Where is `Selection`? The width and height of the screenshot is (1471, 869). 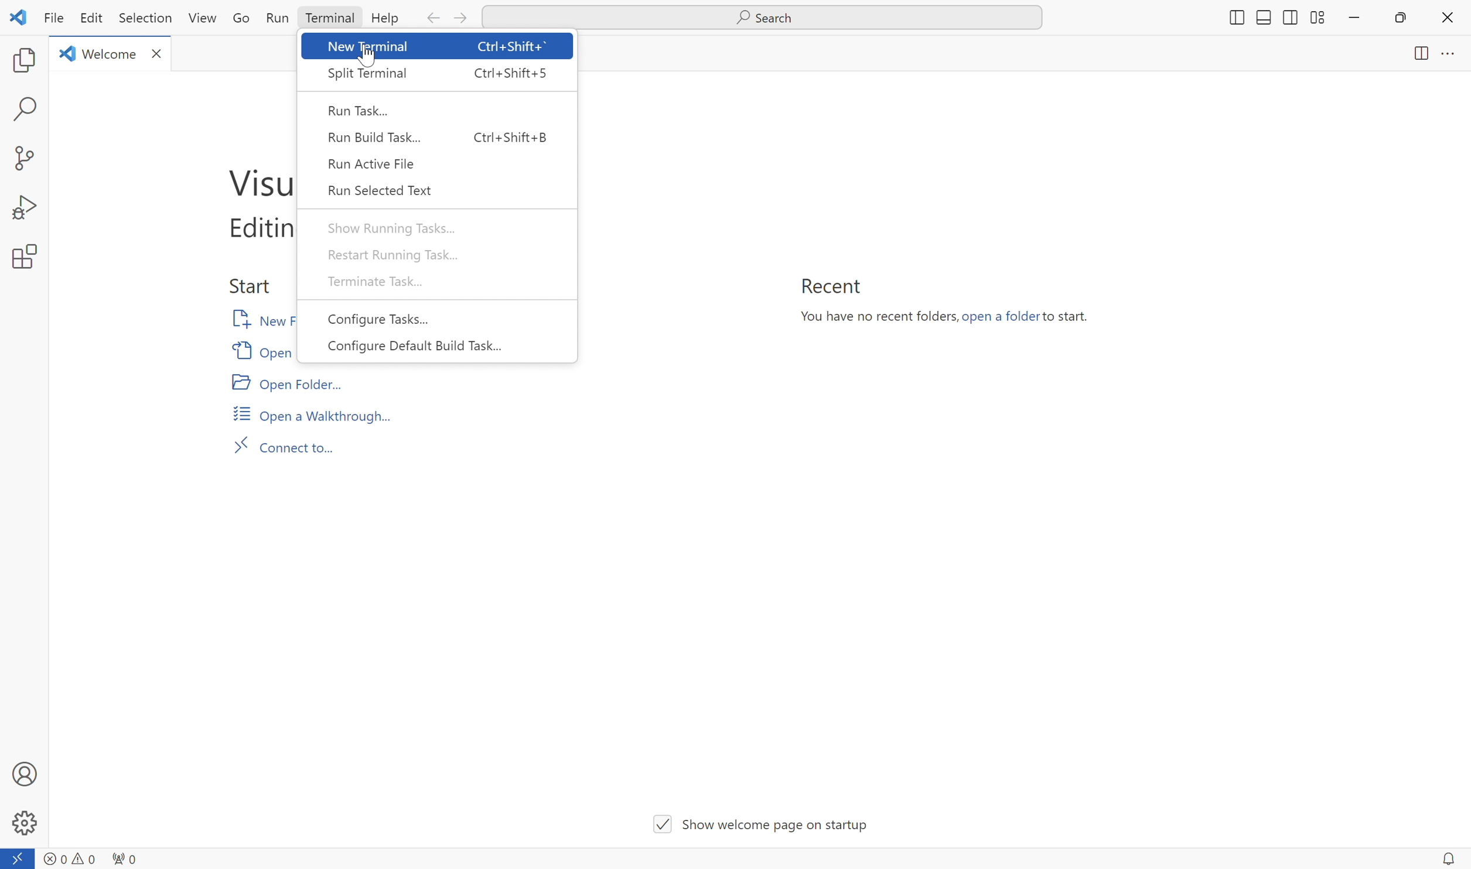 Selection is located at coordinates (142, 18).